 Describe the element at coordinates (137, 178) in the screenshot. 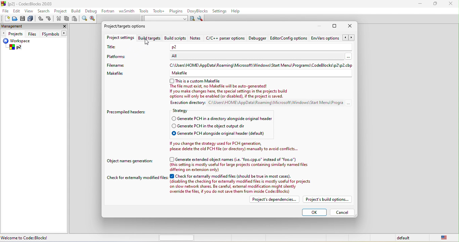

I see `check for externally modified files` at that location.